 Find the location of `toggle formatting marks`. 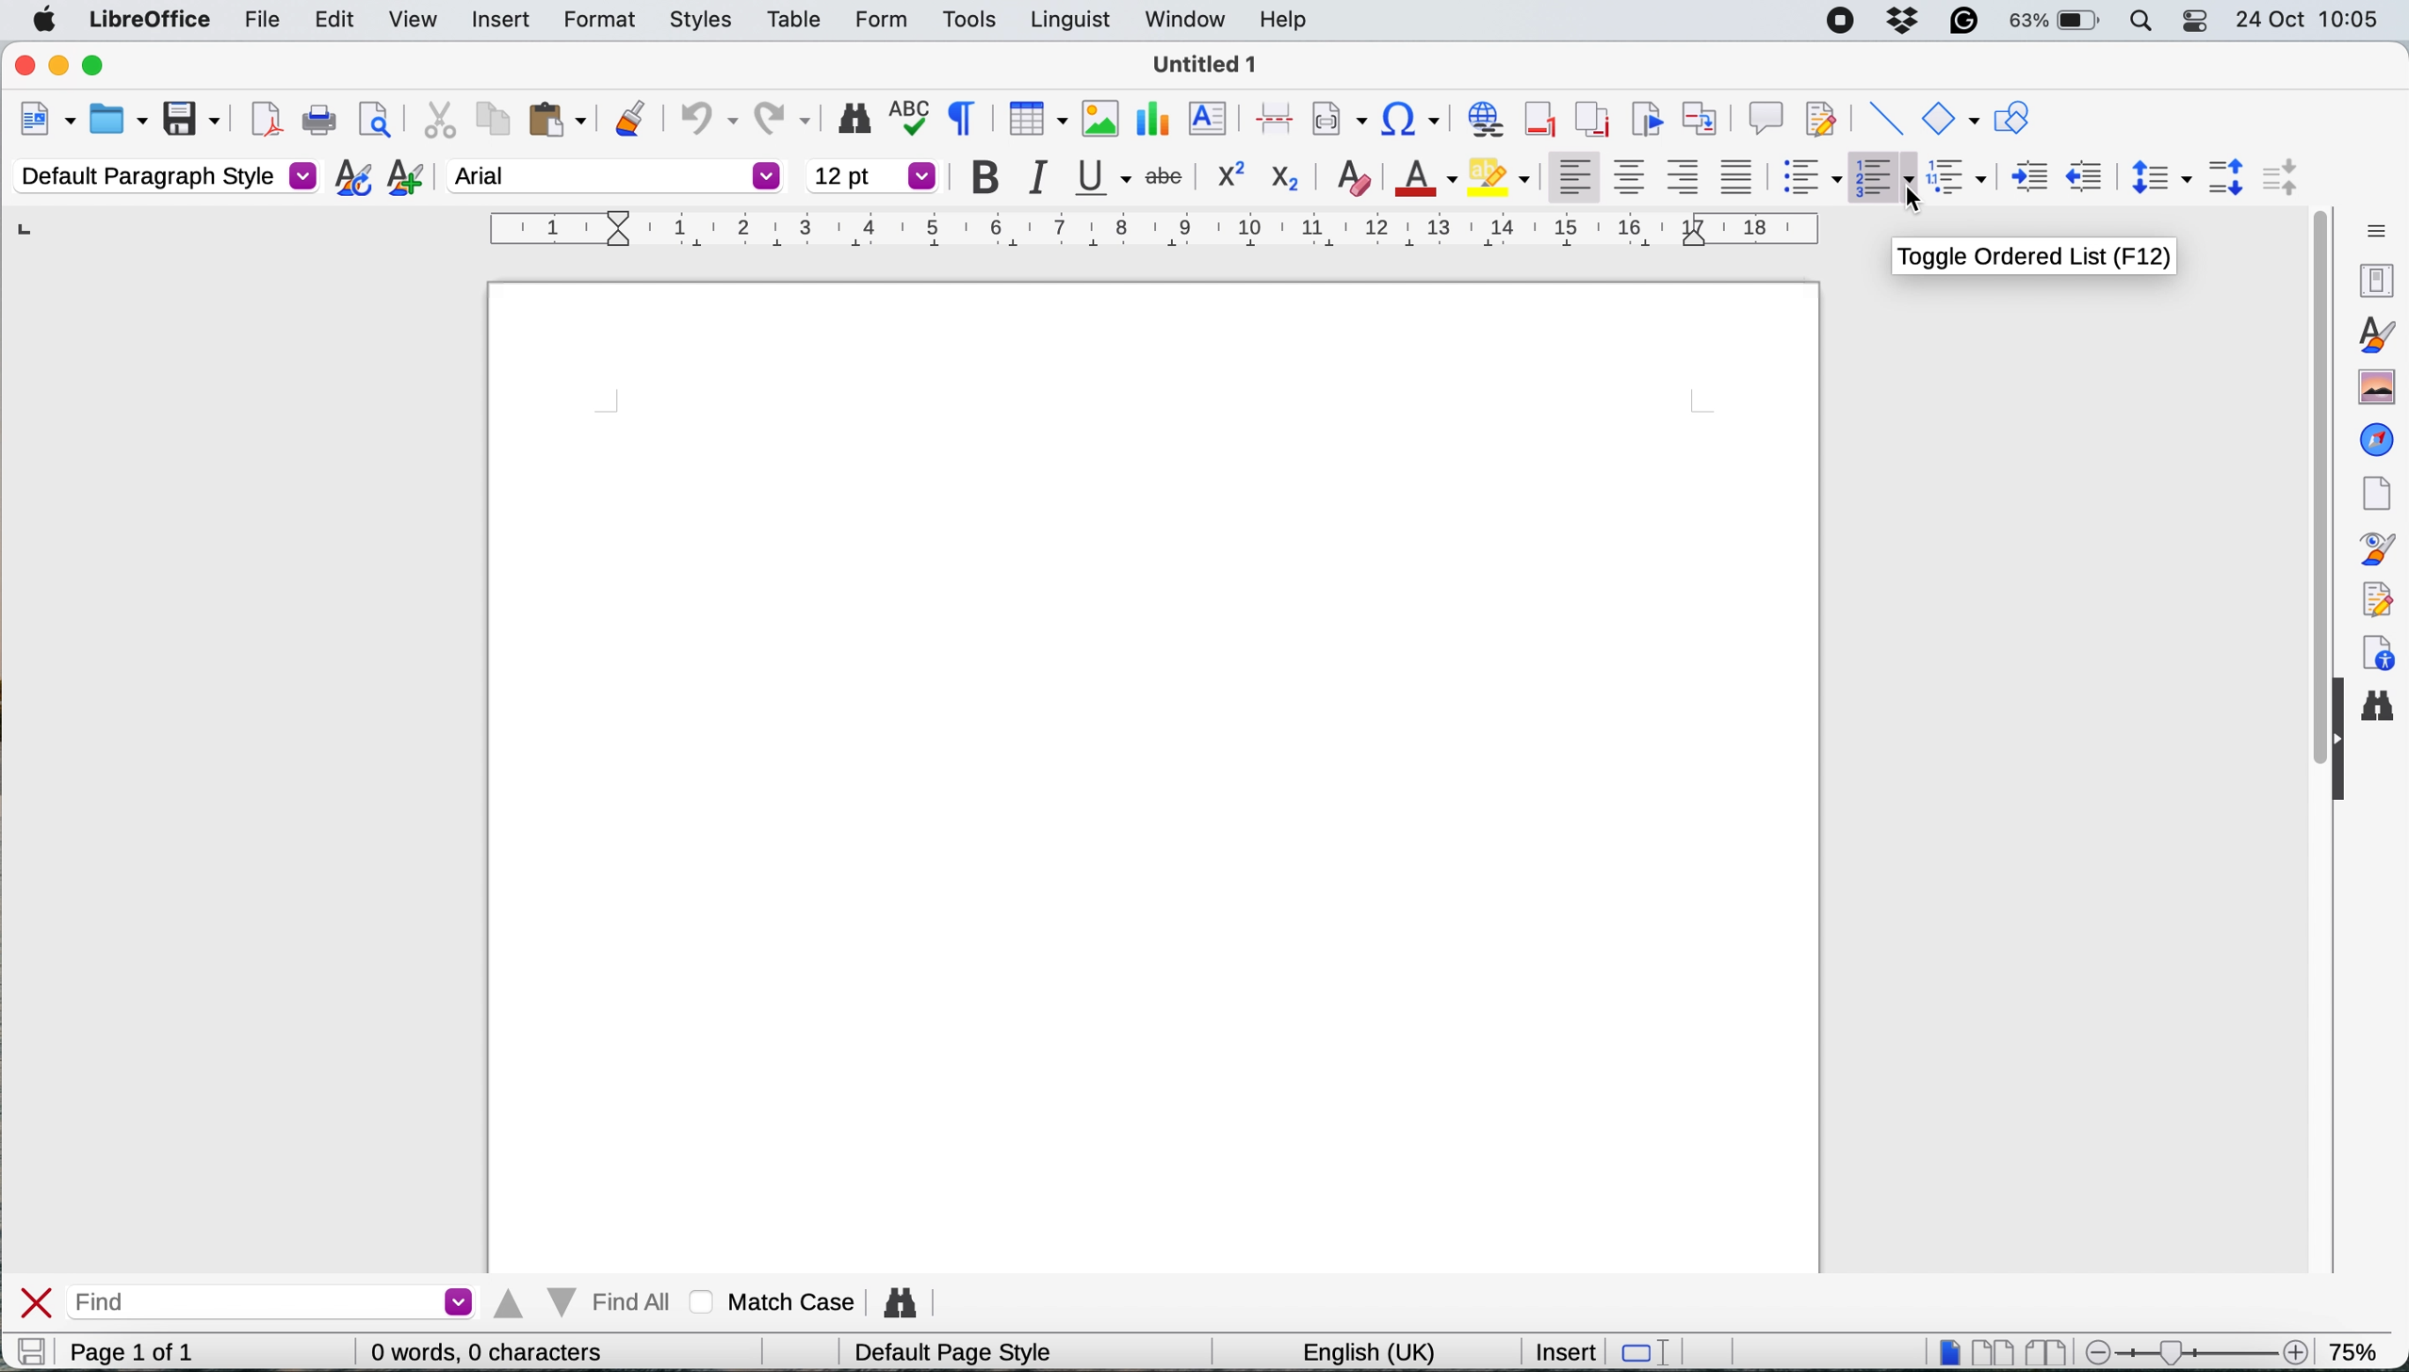

toggle formatting marks is located at coordinates (968, 117).